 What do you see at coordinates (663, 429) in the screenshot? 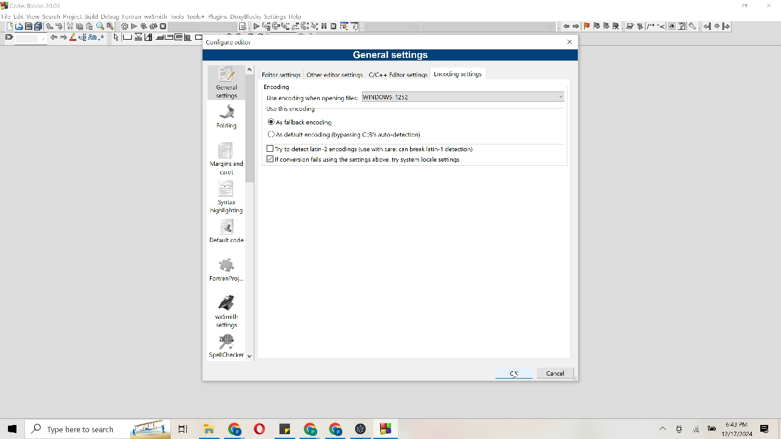
I see `More` at bounding box center [663, 429].